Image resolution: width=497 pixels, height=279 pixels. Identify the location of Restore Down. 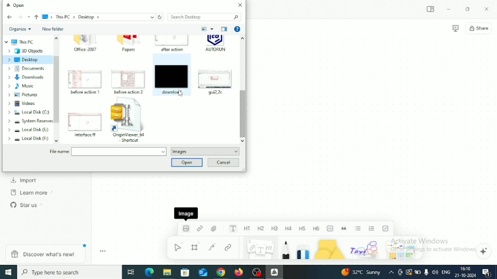
(467, 10).